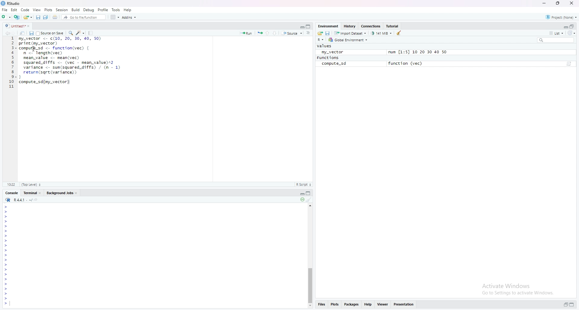 The height and width of the screenshot is (310, 579). I want to click on Close, so click(571, 3).